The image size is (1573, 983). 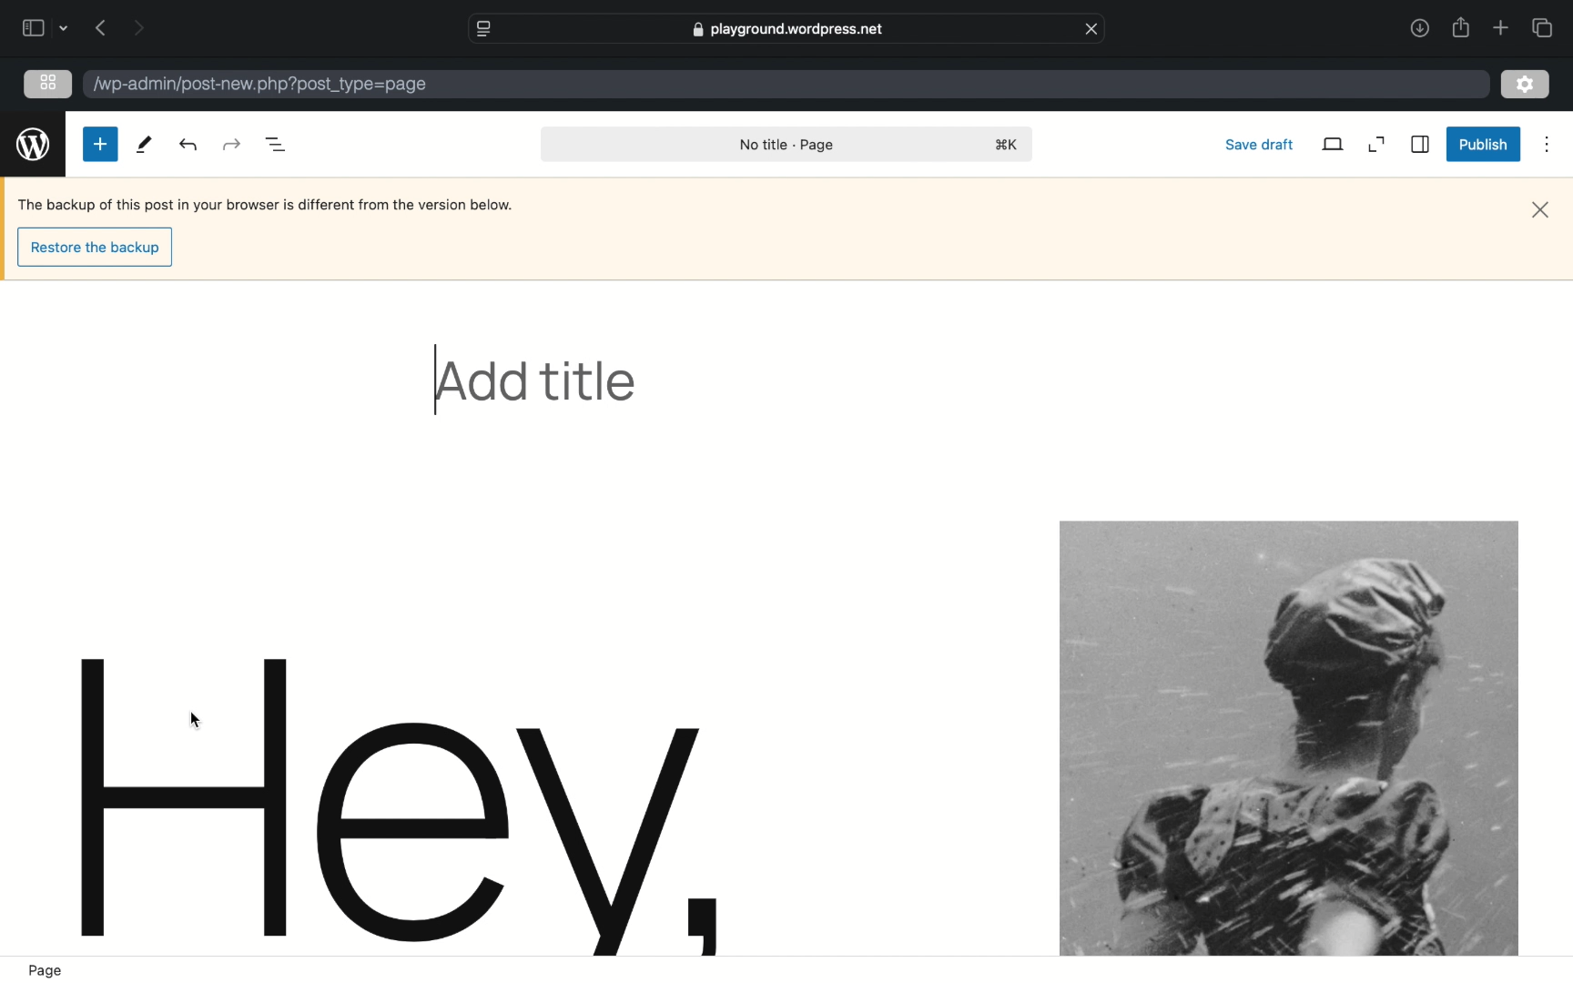 I want to click on expand, so click(x=1375, y=144).